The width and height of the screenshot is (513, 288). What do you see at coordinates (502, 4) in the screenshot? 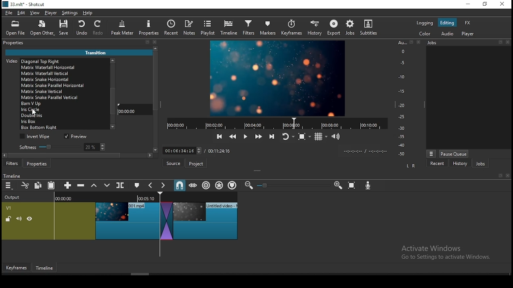
I see `close window` at bounding box center [502, 4].